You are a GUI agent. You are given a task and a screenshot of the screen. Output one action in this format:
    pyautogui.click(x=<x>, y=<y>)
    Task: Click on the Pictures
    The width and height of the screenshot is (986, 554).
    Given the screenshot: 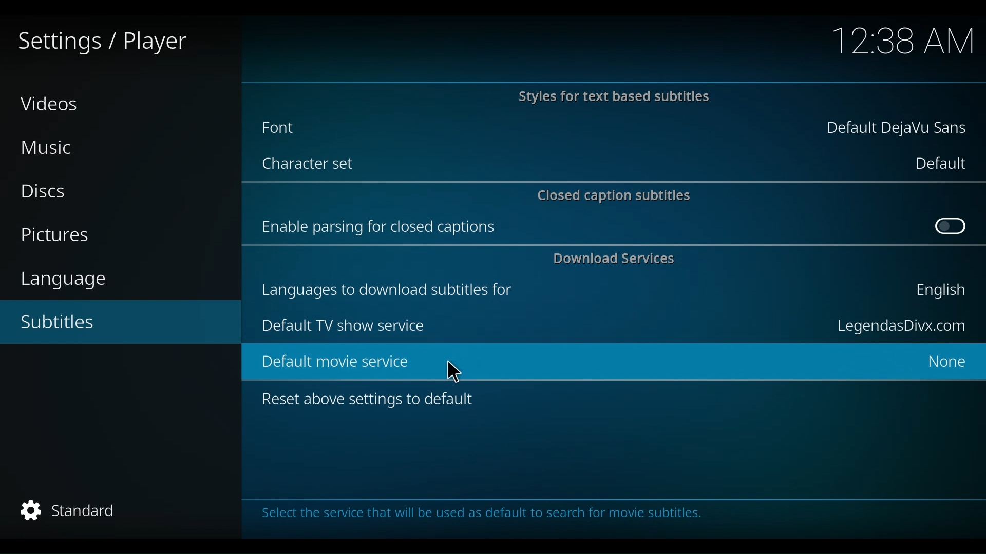 What is the action you would take?
    pyautogui.click(x=60, y=236)
    